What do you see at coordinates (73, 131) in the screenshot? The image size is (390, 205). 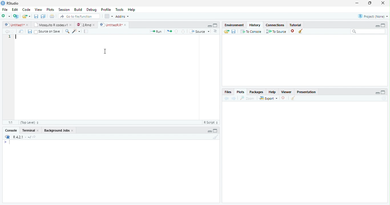 I see `close` at bounding box center [73, 131].